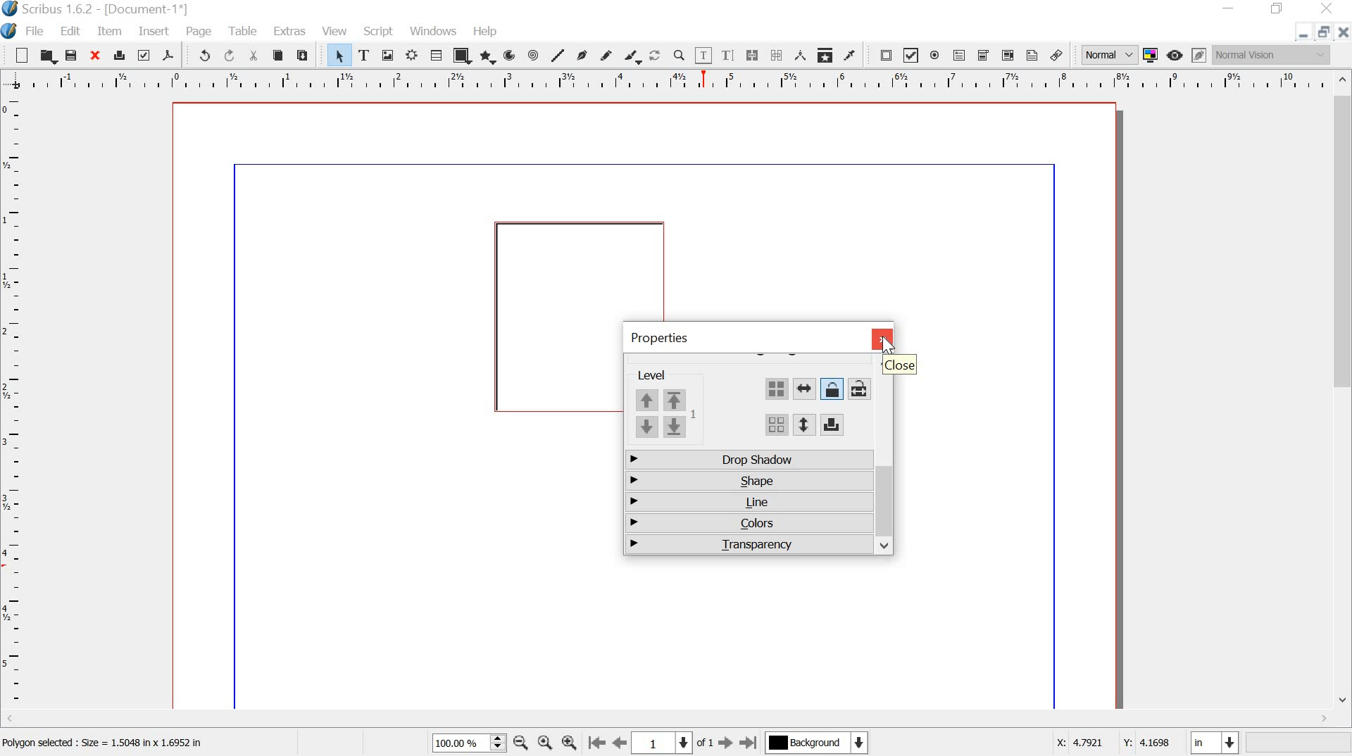 The width and height of the screenshot is (1352, 756). I want to click on print, so click(120, 55).